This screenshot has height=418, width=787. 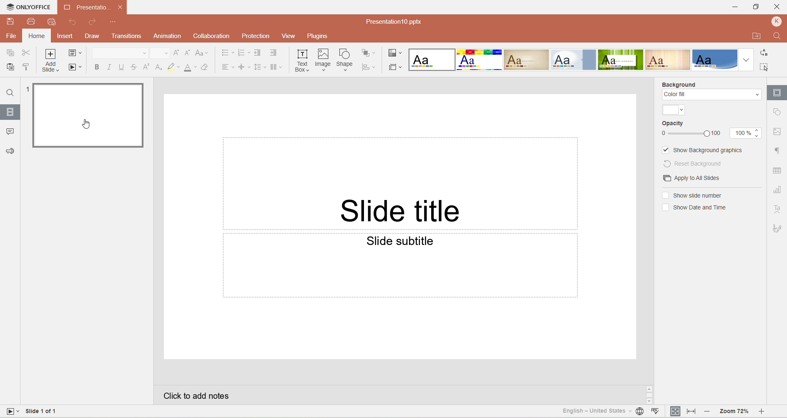 I want to click on Color fill, so click(x=711, y=95).